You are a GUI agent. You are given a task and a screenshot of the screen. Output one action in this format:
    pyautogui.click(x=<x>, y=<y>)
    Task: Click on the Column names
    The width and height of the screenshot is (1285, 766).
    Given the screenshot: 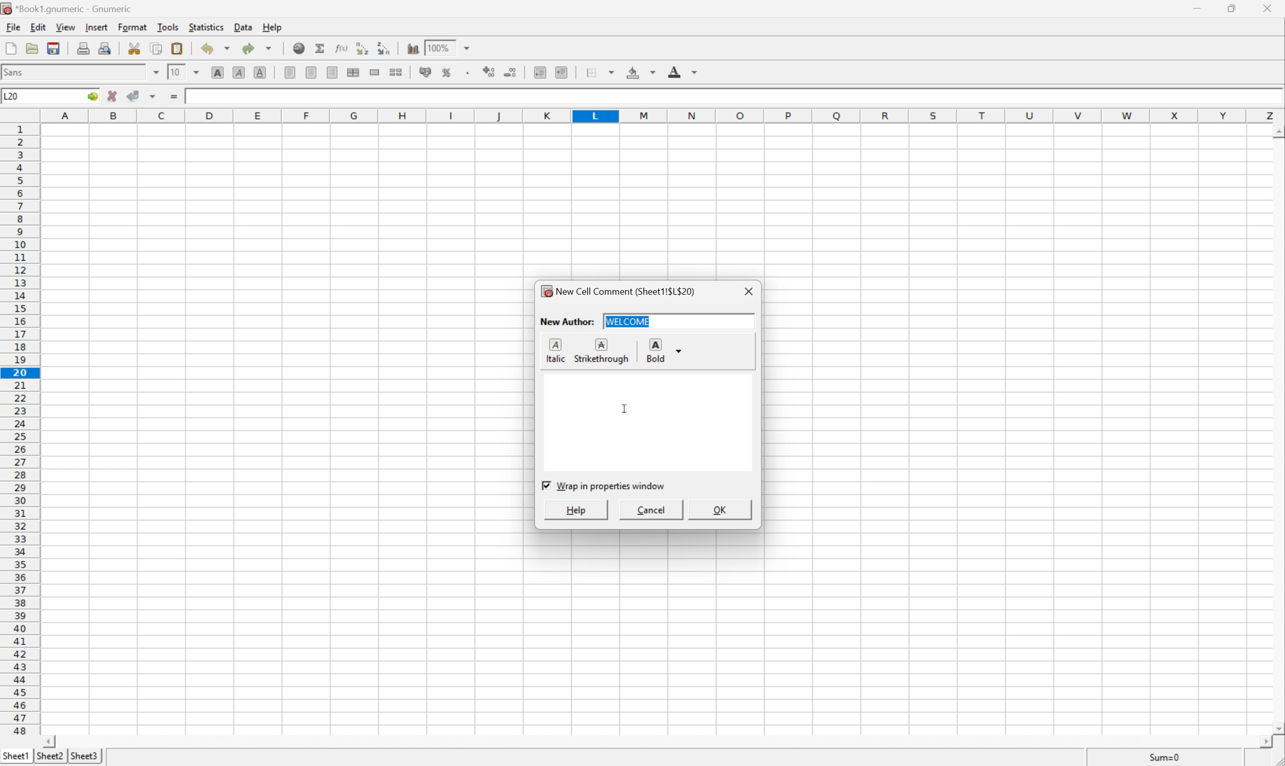 What is the action you would take?
    pyautogui.click(x=663, y=116)
    